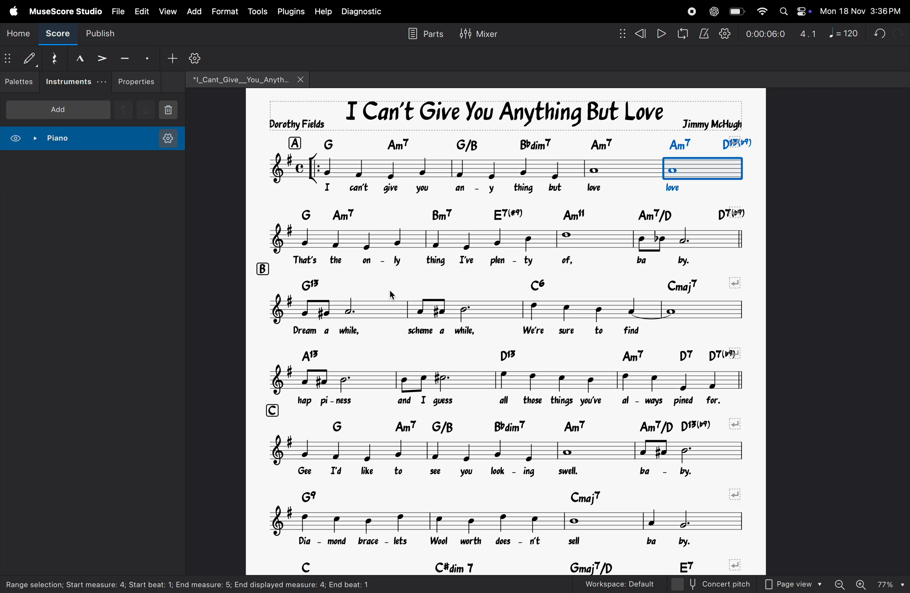  I want to click on  default, so click(22, 58).